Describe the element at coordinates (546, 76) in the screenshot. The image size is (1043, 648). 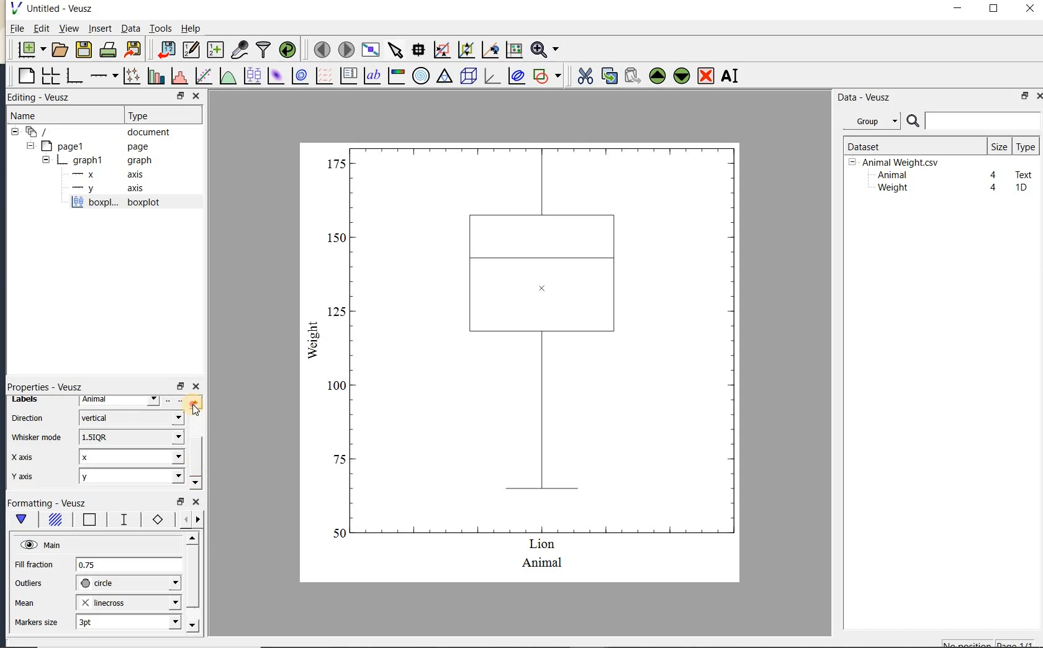
I see `add a shape to the plot` at that location.